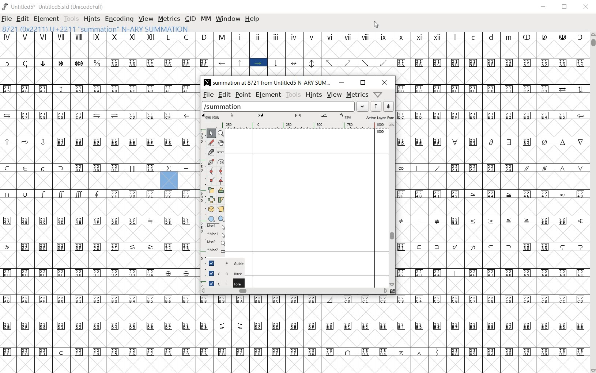 This screenshot has height=373, width=596. I want to click on rotate the selection in 3D and project back to plane, so click(211, 209).